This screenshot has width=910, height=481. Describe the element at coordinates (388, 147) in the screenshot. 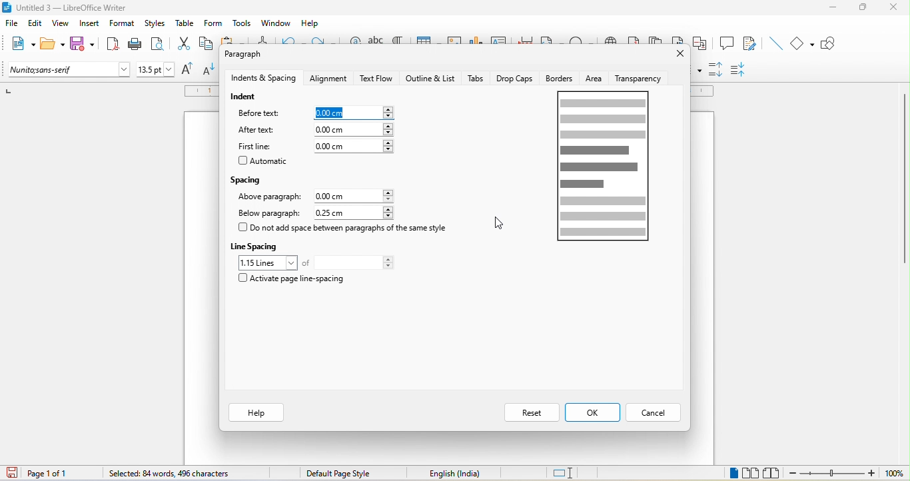

I see `increase or decrease` at that location.